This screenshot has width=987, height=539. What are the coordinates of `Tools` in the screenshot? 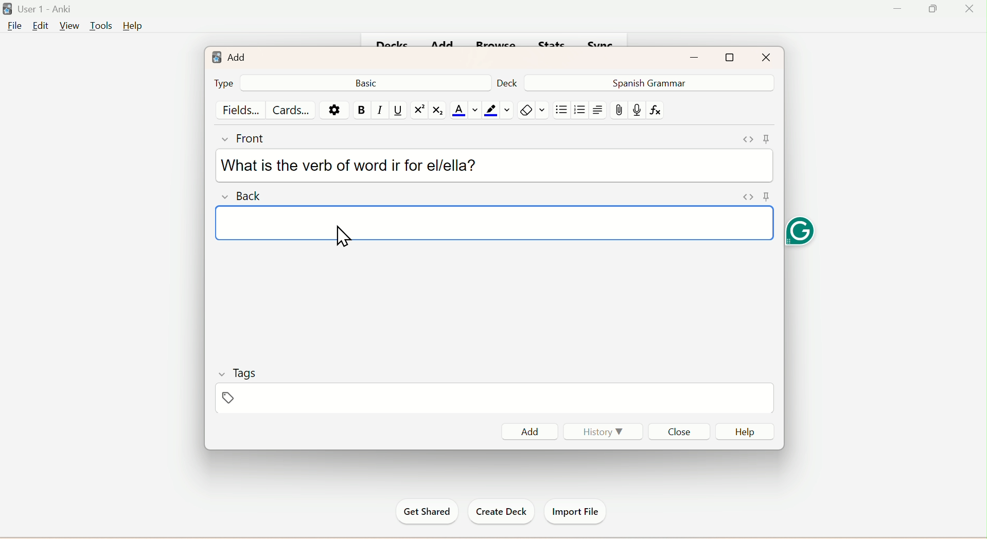 It's located at (98, 26).